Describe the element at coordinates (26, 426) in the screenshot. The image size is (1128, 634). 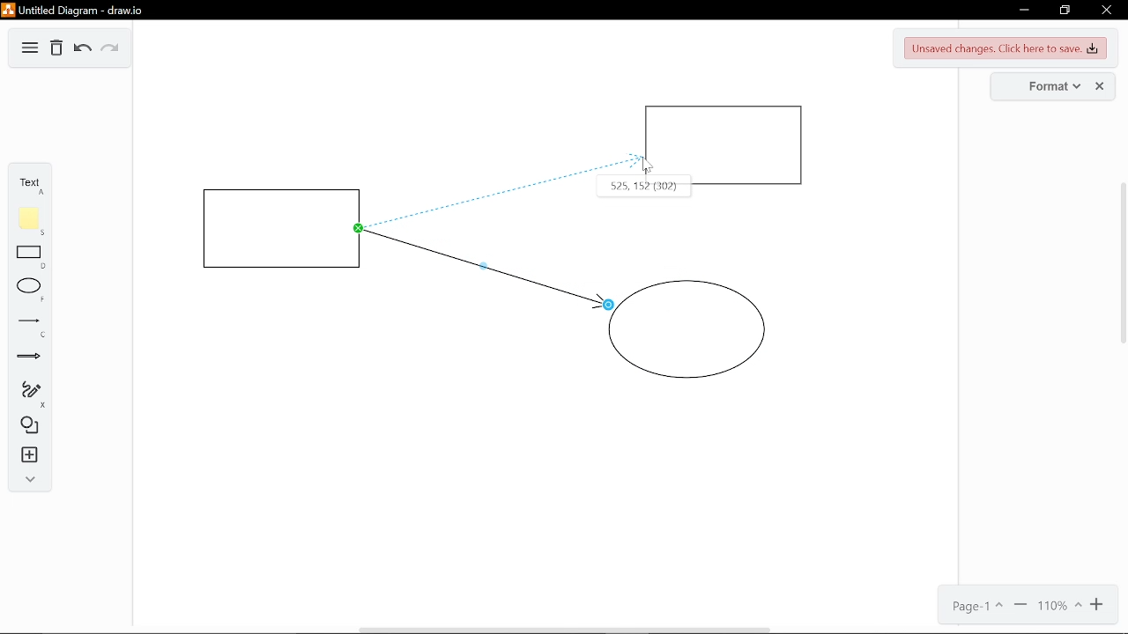
I see `Shapes` at that location.